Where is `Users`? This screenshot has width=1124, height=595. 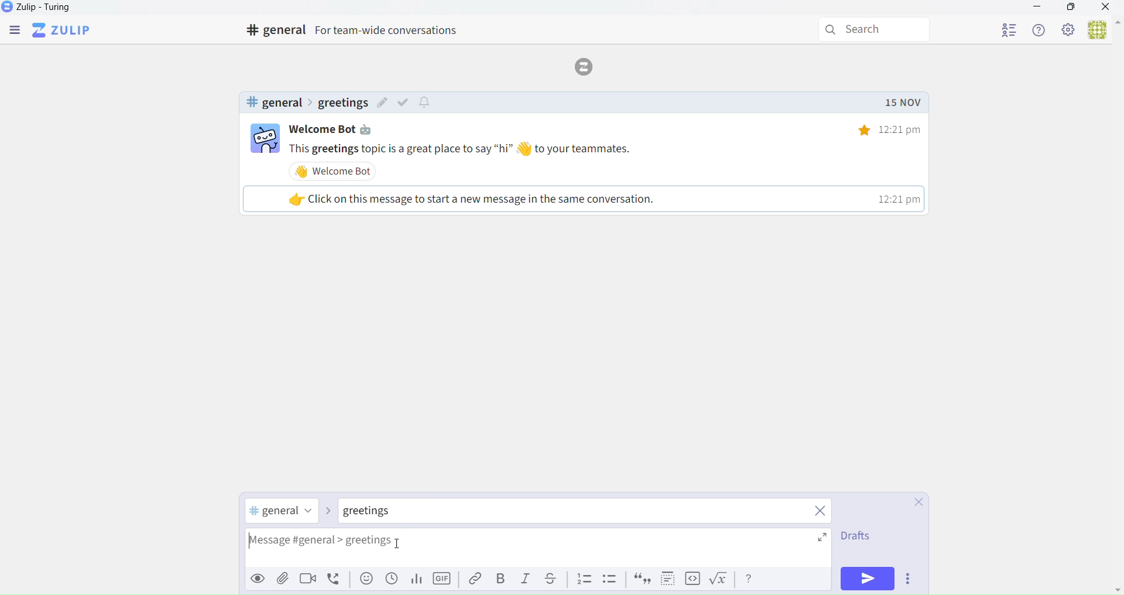 Users is located at coordinates (1103, 31).